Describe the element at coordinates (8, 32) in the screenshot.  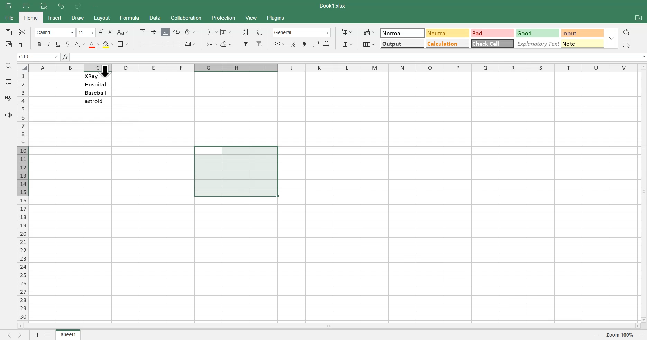
I see `Copy` at that location.